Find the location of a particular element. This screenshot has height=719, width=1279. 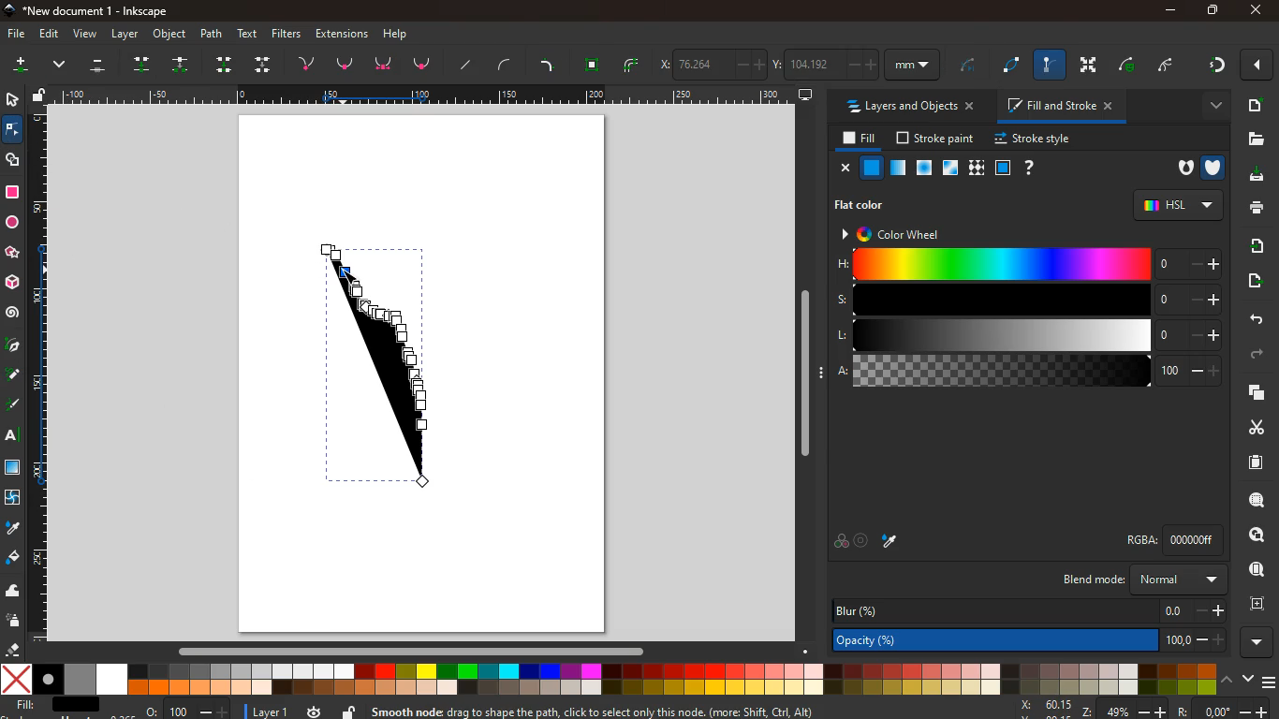

rgba is located at coordinates (1178, 539).